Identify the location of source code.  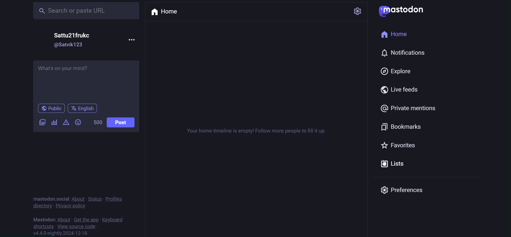
(77, 226).